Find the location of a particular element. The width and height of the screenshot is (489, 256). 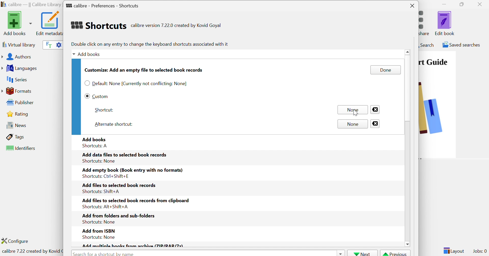

News is located at coordinates (15, 125).